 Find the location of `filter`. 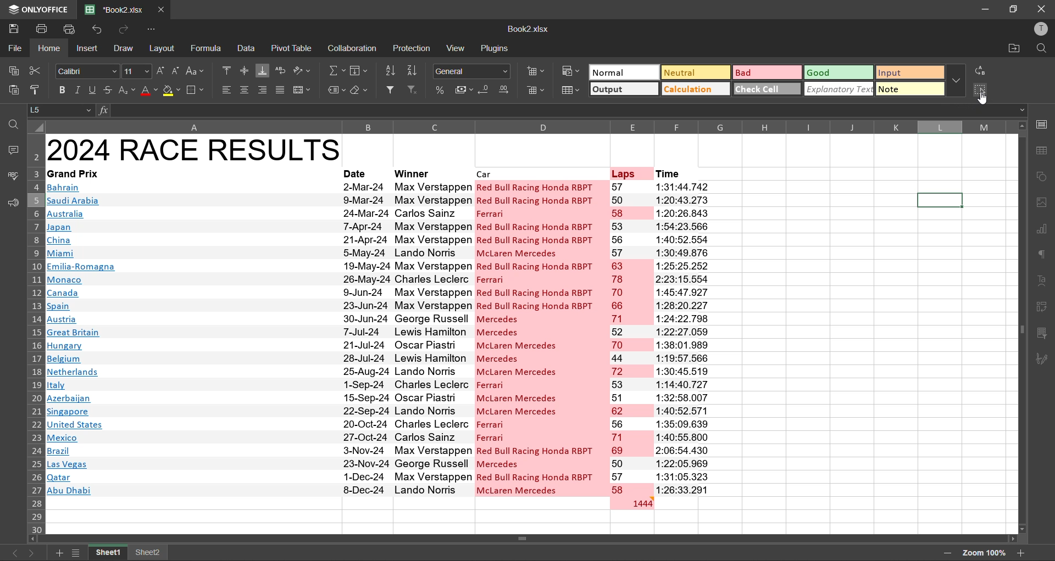

filter is located at coordinates (391, 91).